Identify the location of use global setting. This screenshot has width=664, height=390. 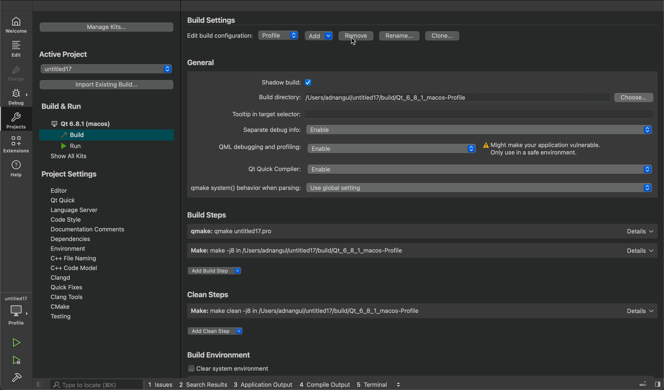
(482, 188).